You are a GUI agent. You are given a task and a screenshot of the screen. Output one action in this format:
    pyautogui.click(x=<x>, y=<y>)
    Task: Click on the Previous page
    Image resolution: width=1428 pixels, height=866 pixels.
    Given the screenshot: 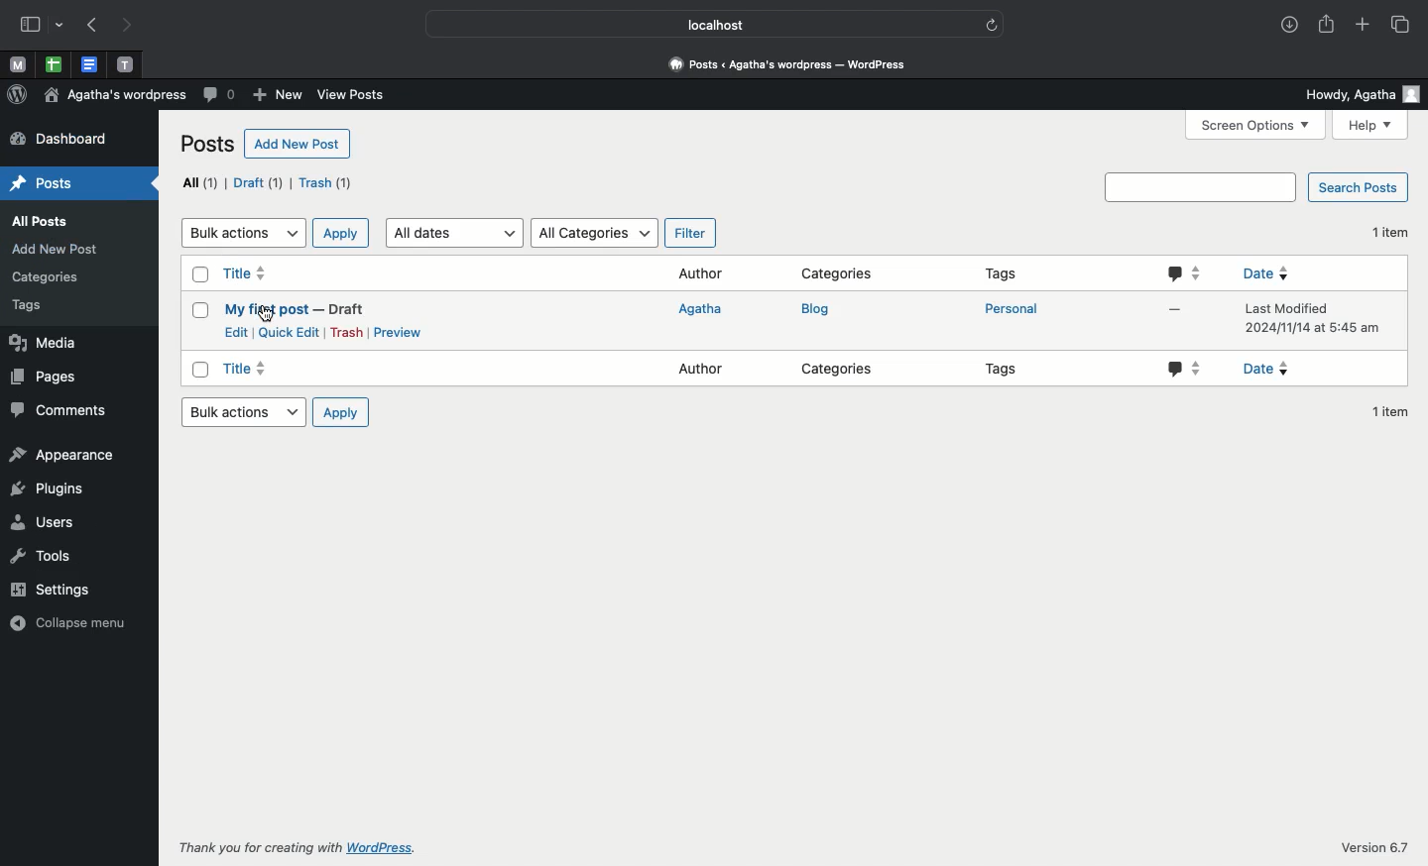 What is the action you would take?
    pyautogui.click(x=90, y=26)
    